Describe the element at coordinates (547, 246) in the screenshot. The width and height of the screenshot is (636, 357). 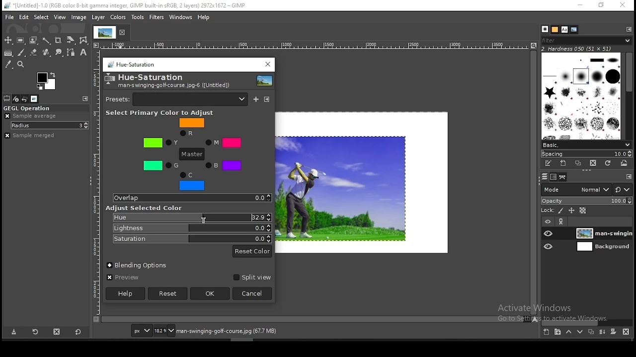
I see `layer visibility on/off` at that location.